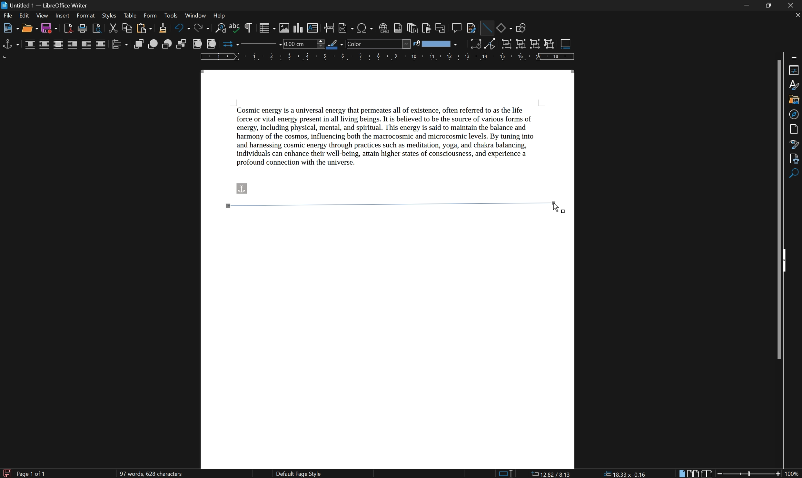  I want to click on help, so click(221, 16).